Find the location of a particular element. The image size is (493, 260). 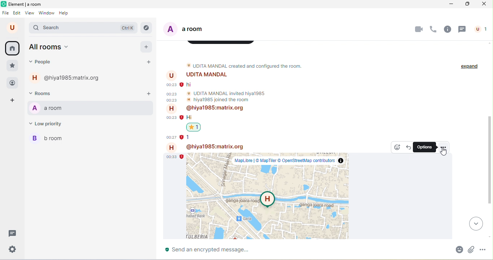

window is located at coordinates (46, 13).